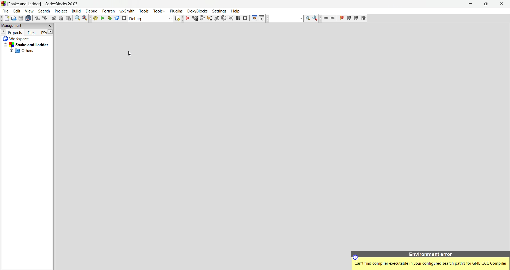 The image size is (510, 270). What do you see at coordinates (21, 19) in the screenshot?
I see `save` at bounding box center [21, 19].